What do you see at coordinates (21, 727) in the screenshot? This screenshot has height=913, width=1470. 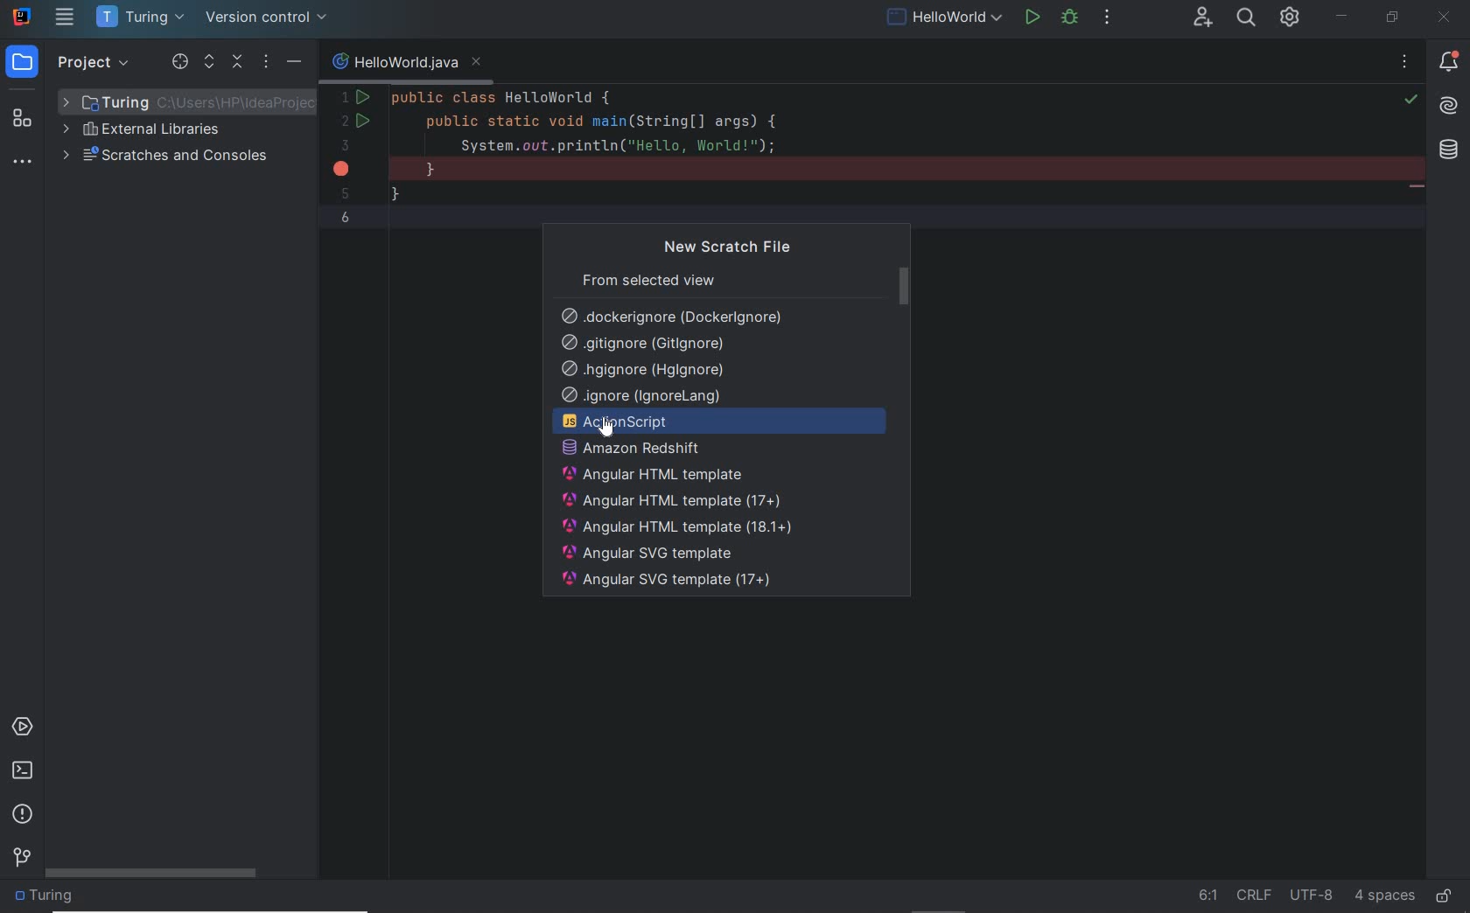 I see `services` at bounding box center [21, 727].